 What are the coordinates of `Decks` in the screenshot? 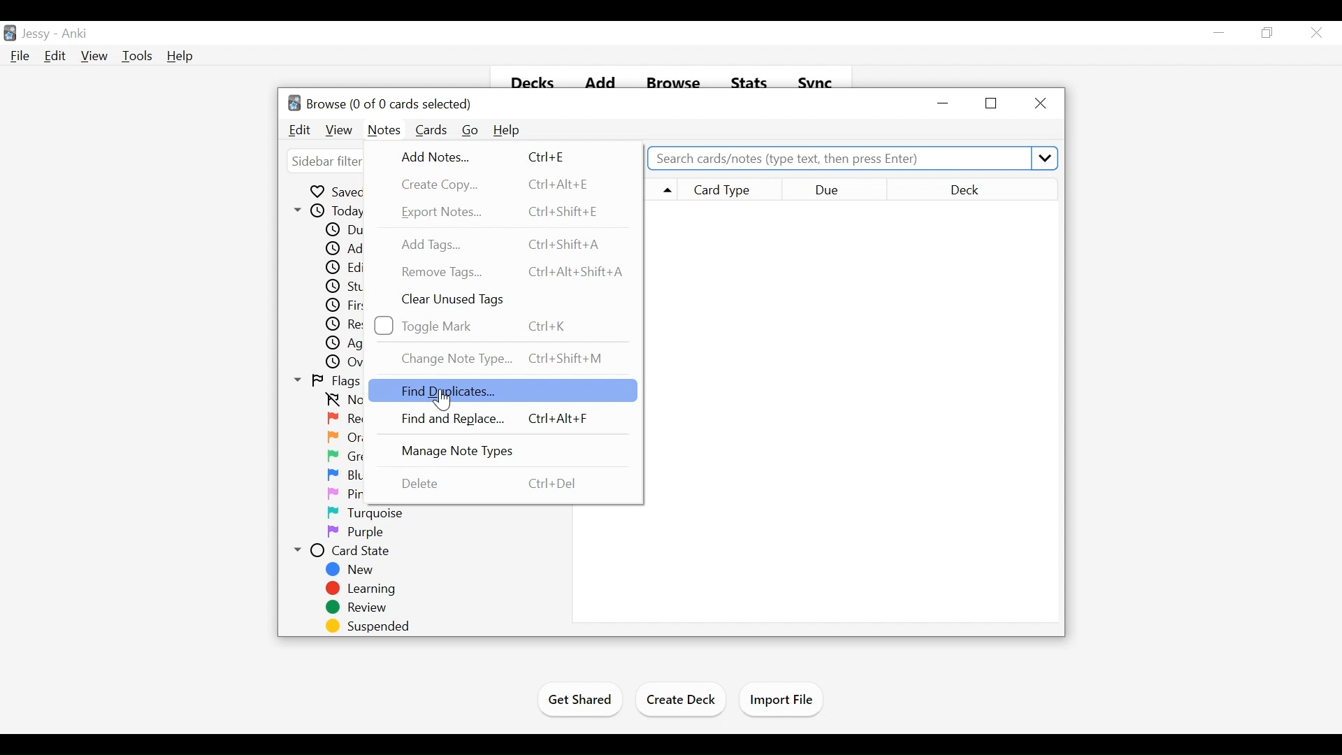 It's located at (528, 79).